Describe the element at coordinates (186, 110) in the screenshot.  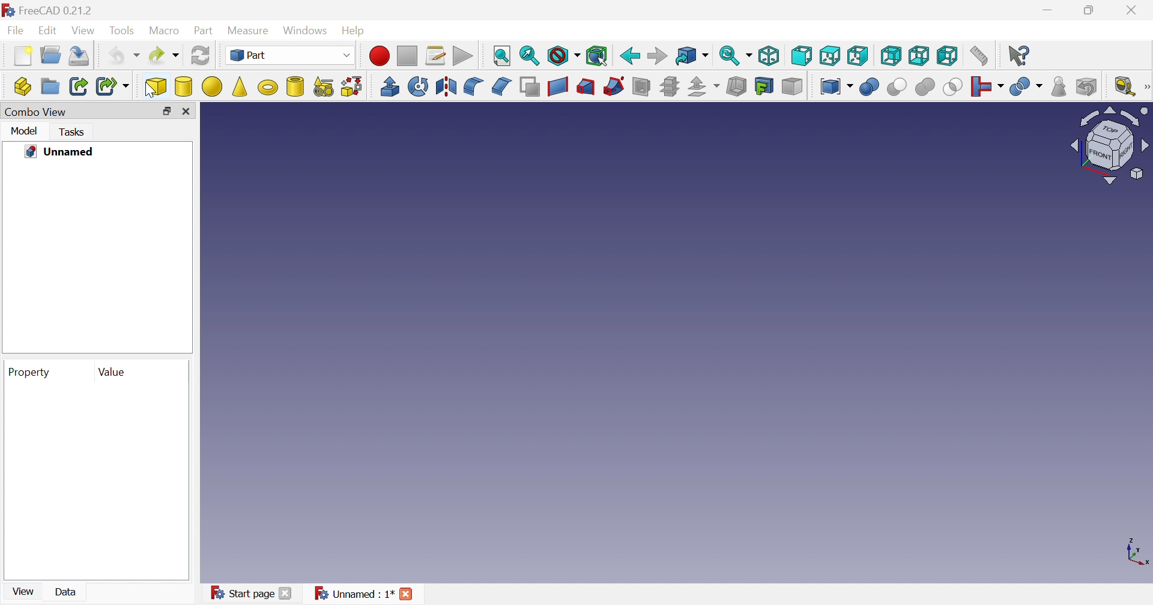
I see `Close` at that location.